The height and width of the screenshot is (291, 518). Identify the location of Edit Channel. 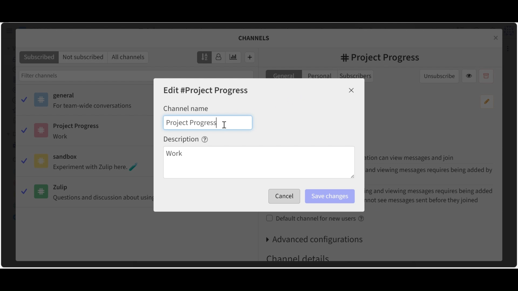
(206, 91).